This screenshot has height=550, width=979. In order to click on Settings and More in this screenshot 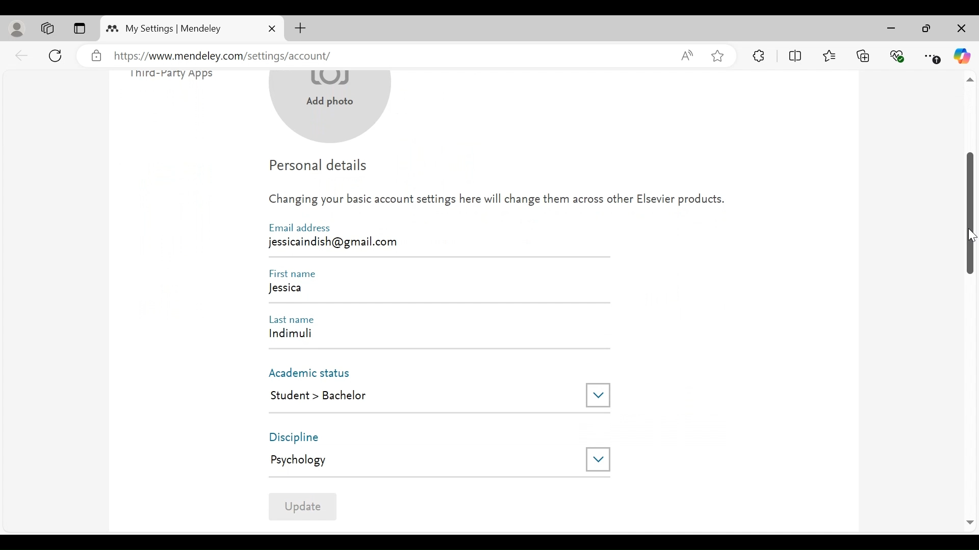, I will do `click(933, 57)`.